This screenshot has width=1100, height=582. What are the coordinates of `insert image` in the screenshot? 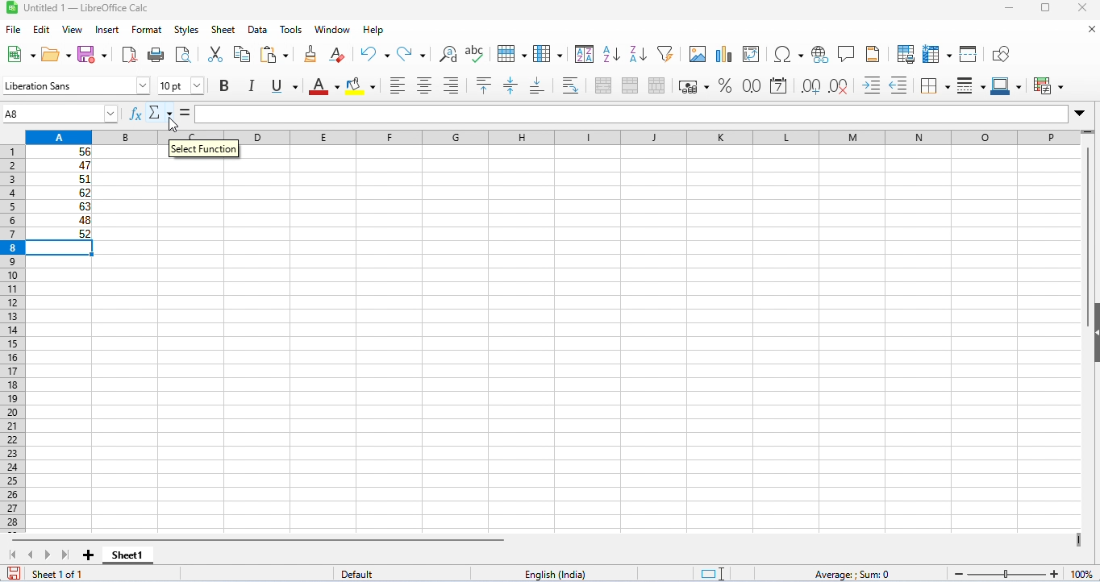 It's located at (697, 54).